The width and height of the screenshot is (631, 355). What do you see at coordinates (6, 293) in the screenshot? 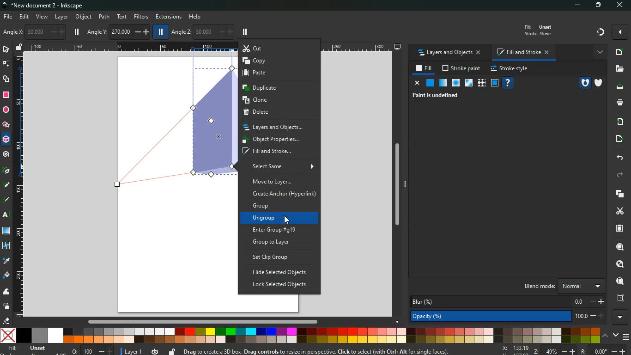
I see `wave` at bounding box center [6, 293].